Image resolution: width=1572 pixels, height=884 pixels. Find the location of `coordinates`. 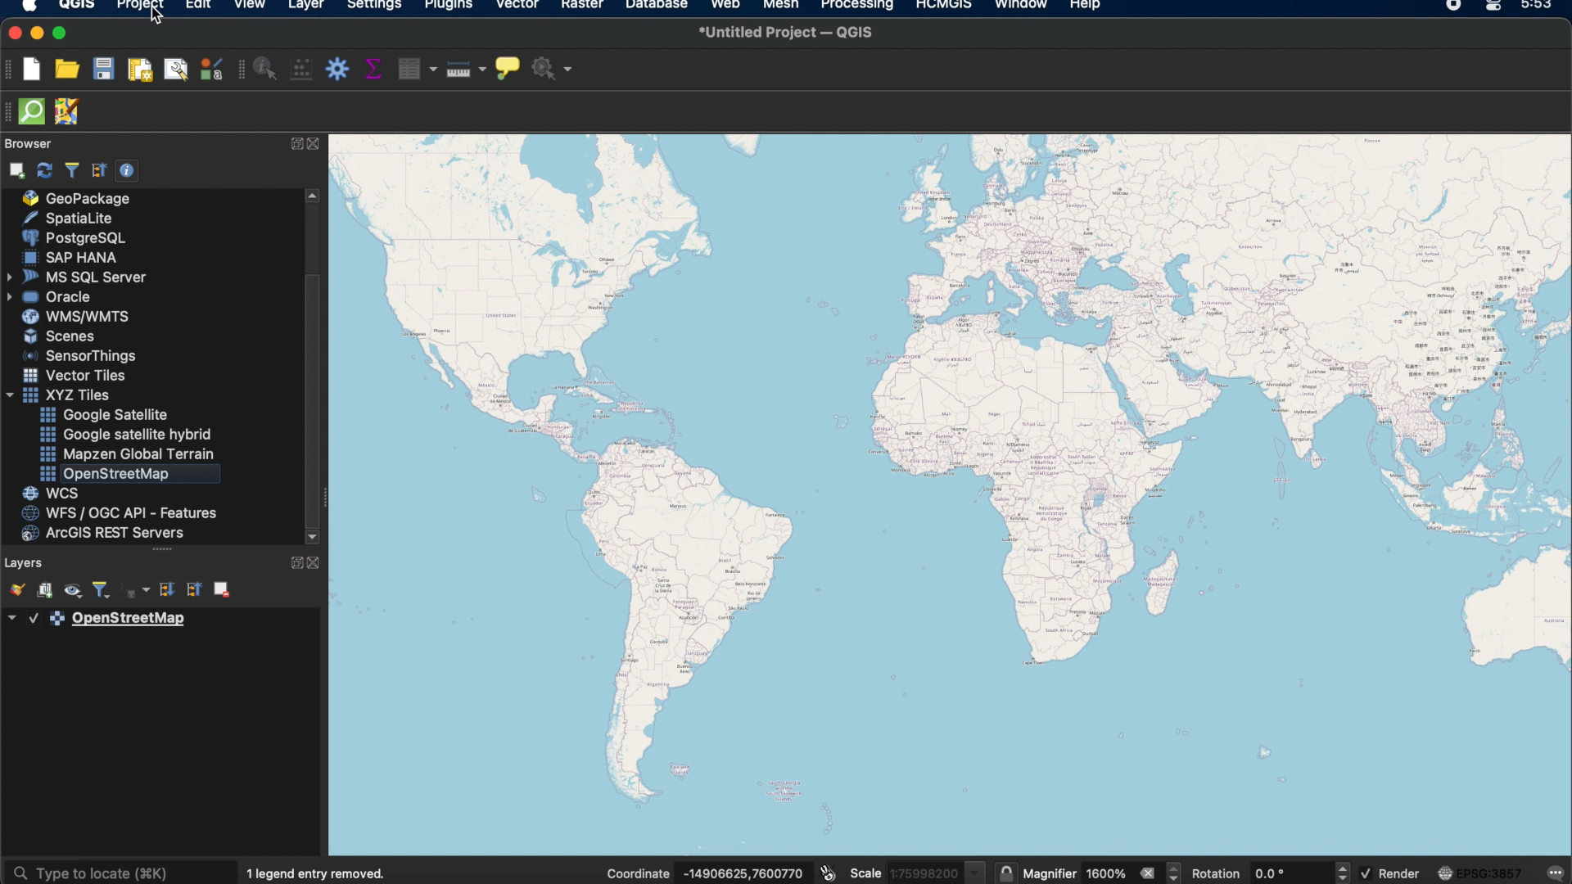

coordinates is located at coordinates (705, 871).